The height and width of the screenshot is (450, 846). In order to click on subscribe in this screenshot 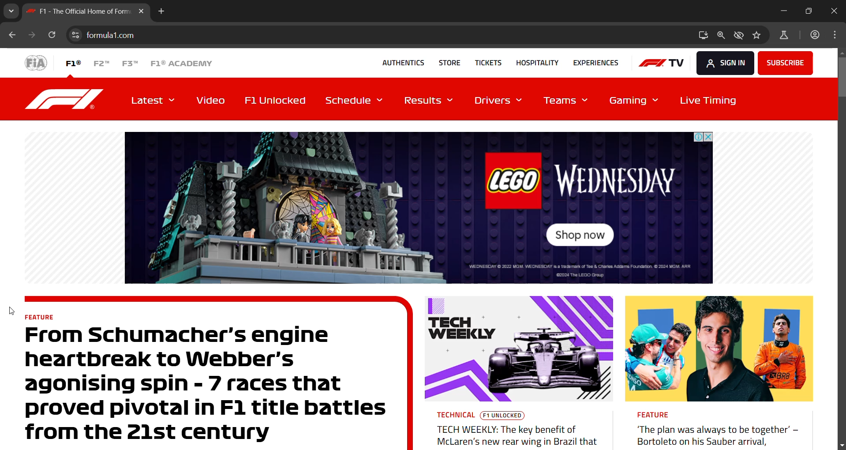, I will do `click(785, 62)`.